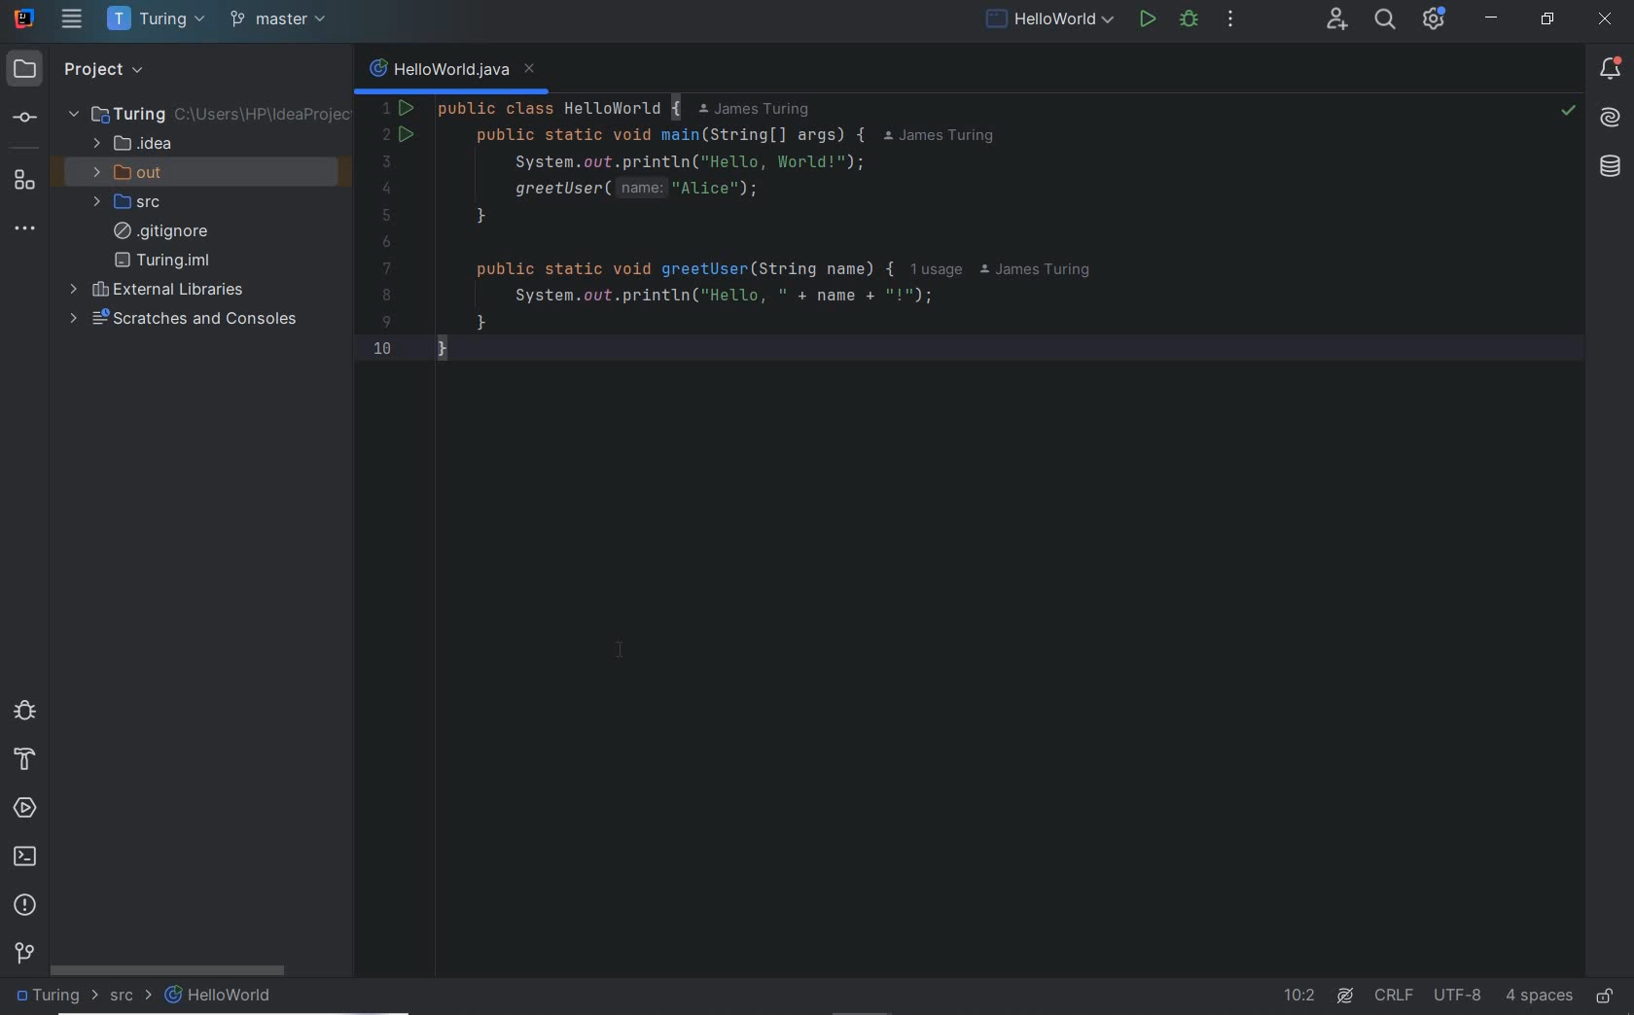  What do you see at coordinates (1612, 119) in the screenshot?
I see `AI Assistant` at bounding box center [1612, 119].